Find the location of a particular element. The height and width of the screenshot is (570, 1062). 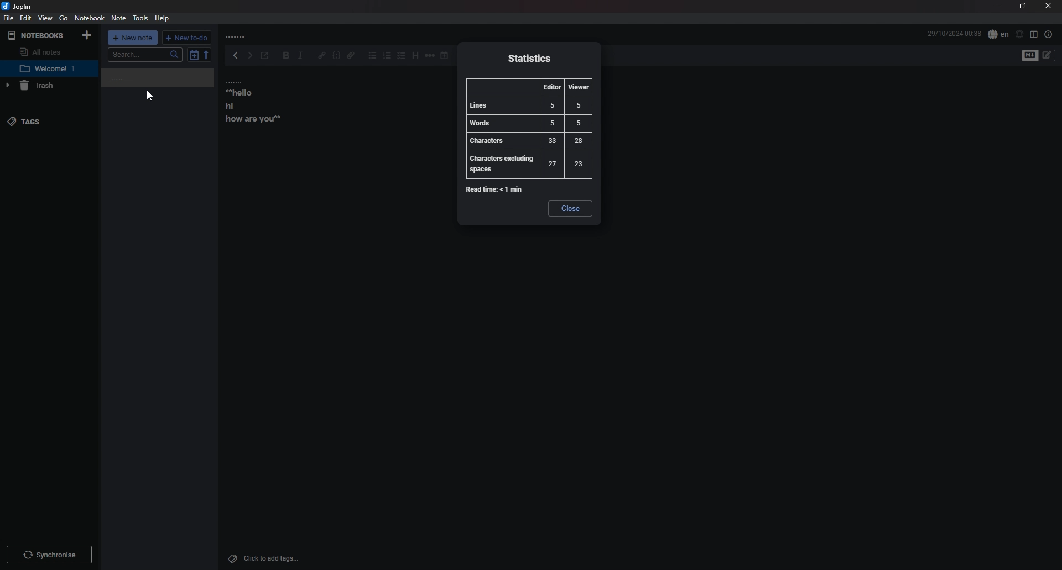

read time is located at coordinates (495, 190).